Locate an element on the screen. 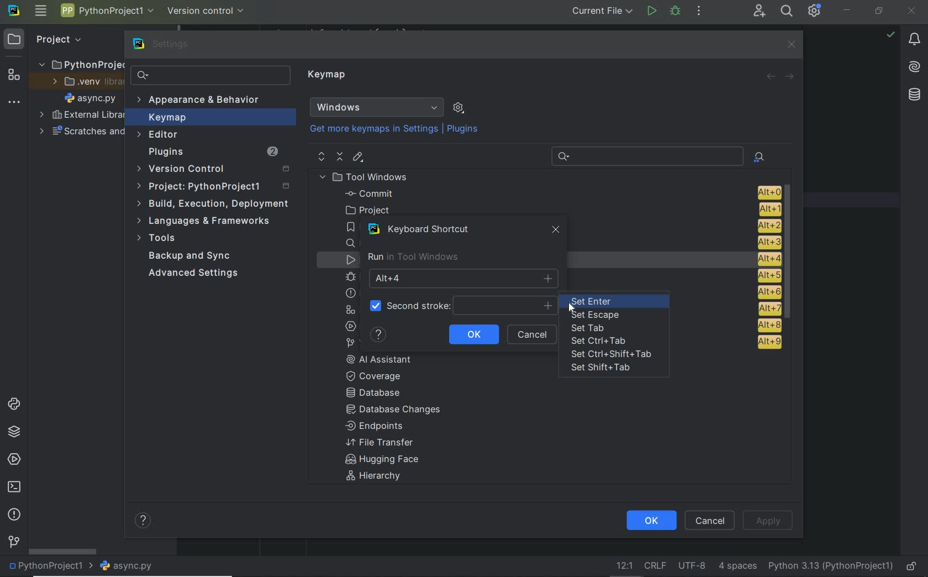 The width and height of the screenshot is (928, 577). make file ready only is located at coordinates (911, 567).